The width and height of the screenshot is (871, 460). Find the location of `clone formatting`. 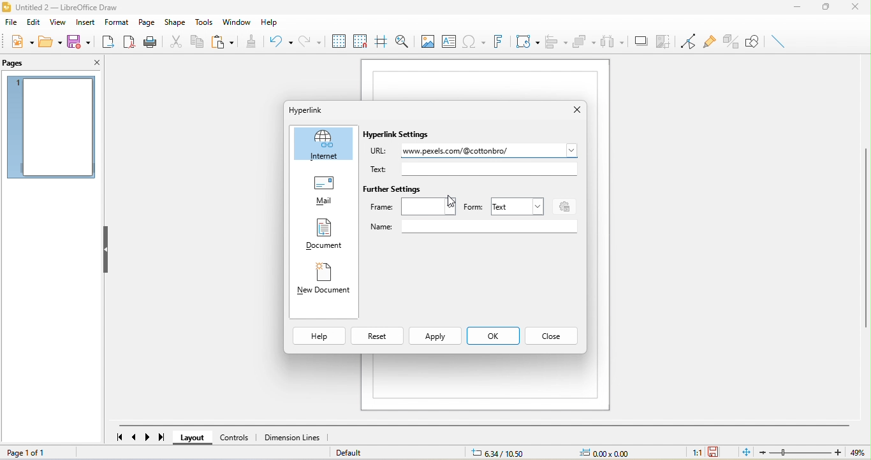

clone formatting is located at coordinates (254, 41).